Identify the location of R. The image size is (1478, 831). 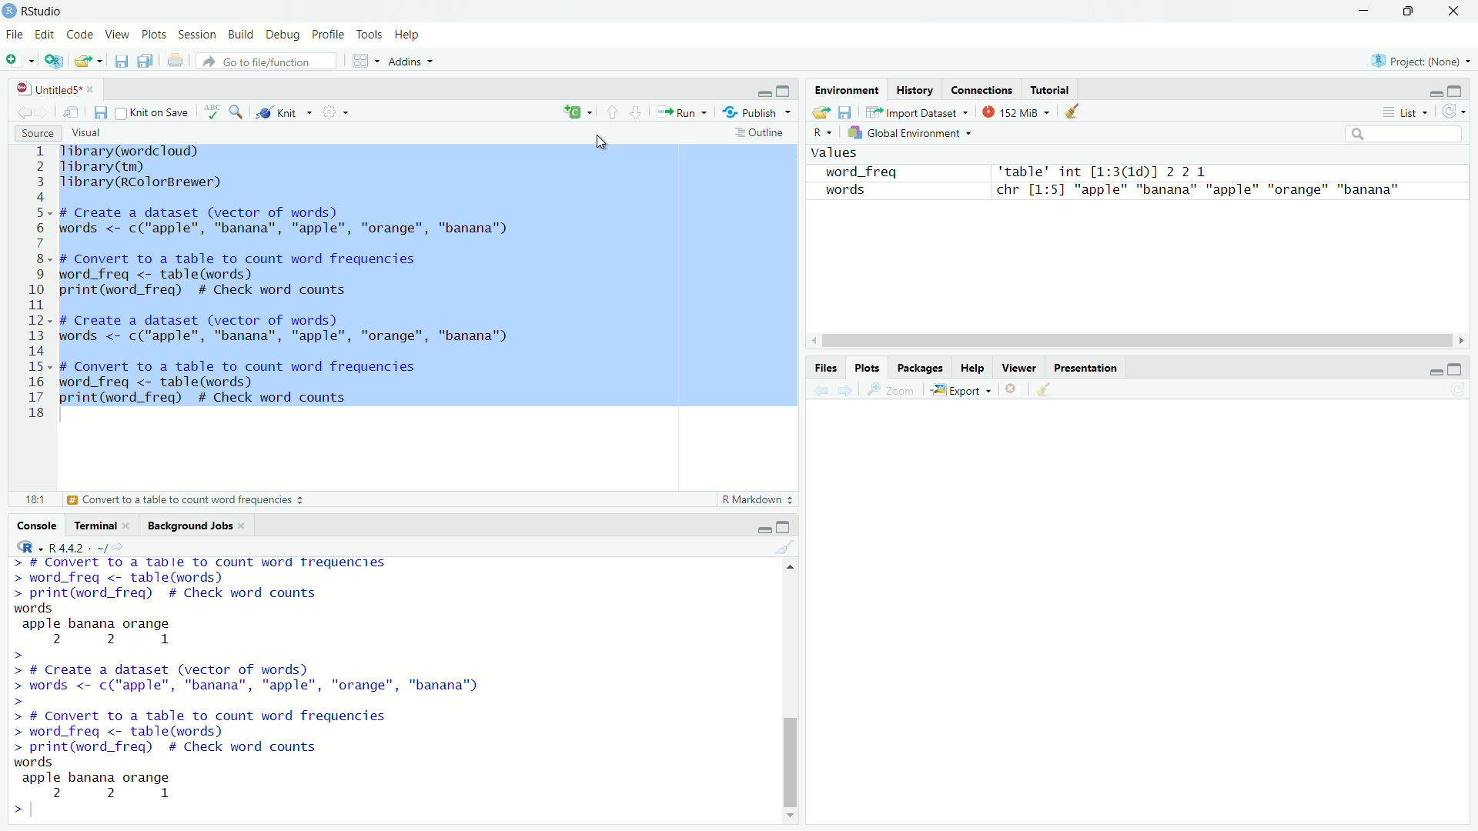
(823, 132).